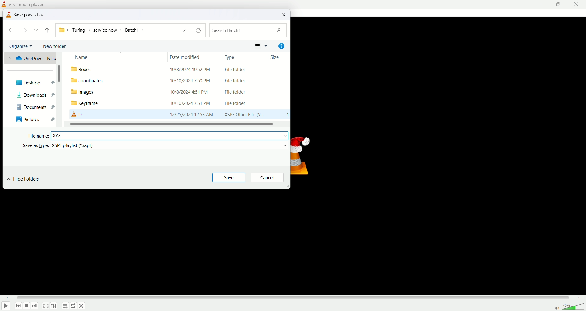  Describe the element at coordinates (191, 92) in the screenshot. I see `Dates` at that location.